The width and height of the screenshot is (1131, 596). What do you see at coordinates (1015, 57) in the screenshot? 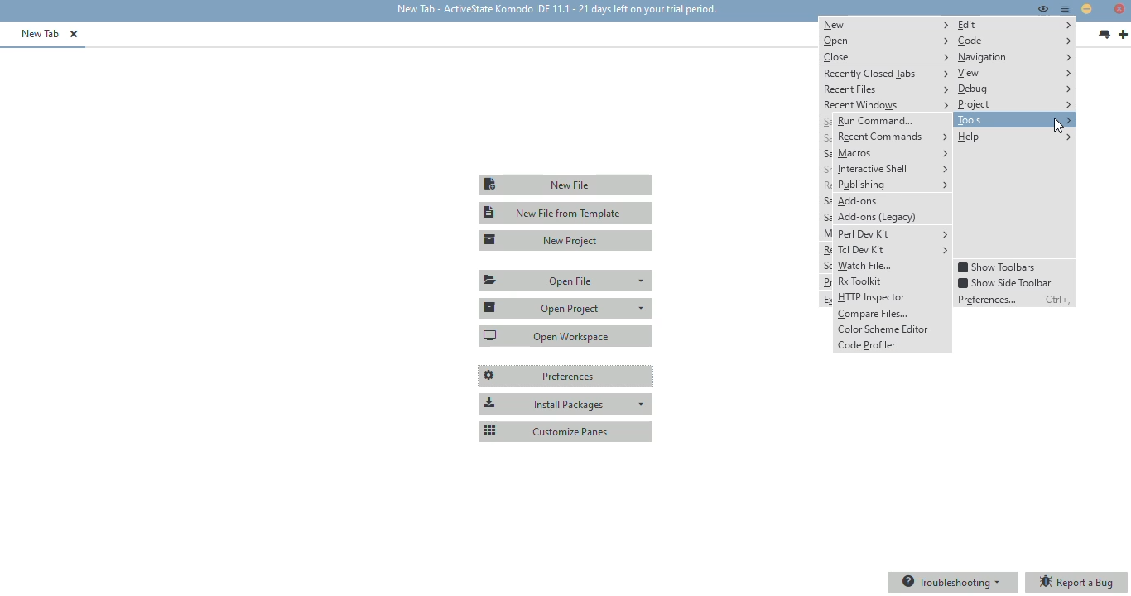
I see `navigation` at bounding box center [1015, 57].